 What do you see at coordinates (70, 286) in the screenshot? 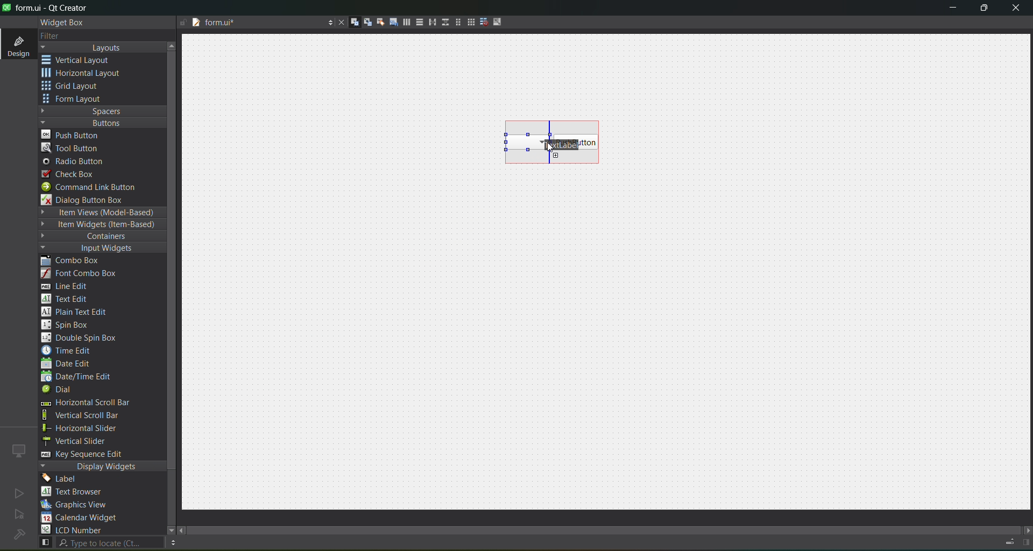
I see `line edit ` at bounding box center [70, 286].